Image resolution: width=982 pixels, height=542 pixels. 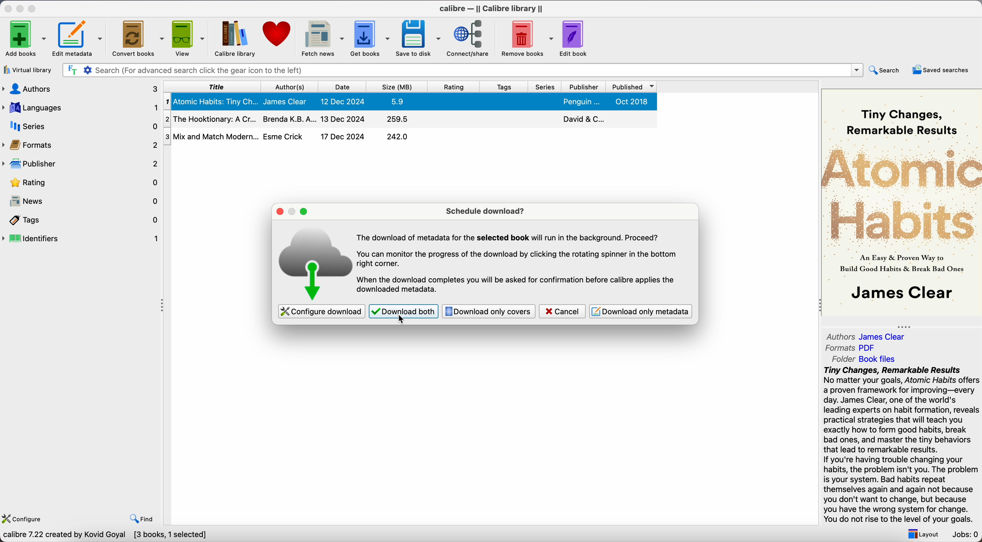 I want to click on close pop up, so click(x=279, y=211).